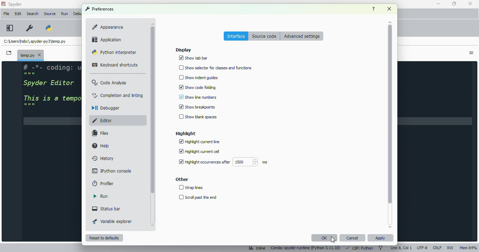 The image size is (479, 252). Describe the element at coordinates (35, 42) in the screenshot. I see `temporary file` at that location.